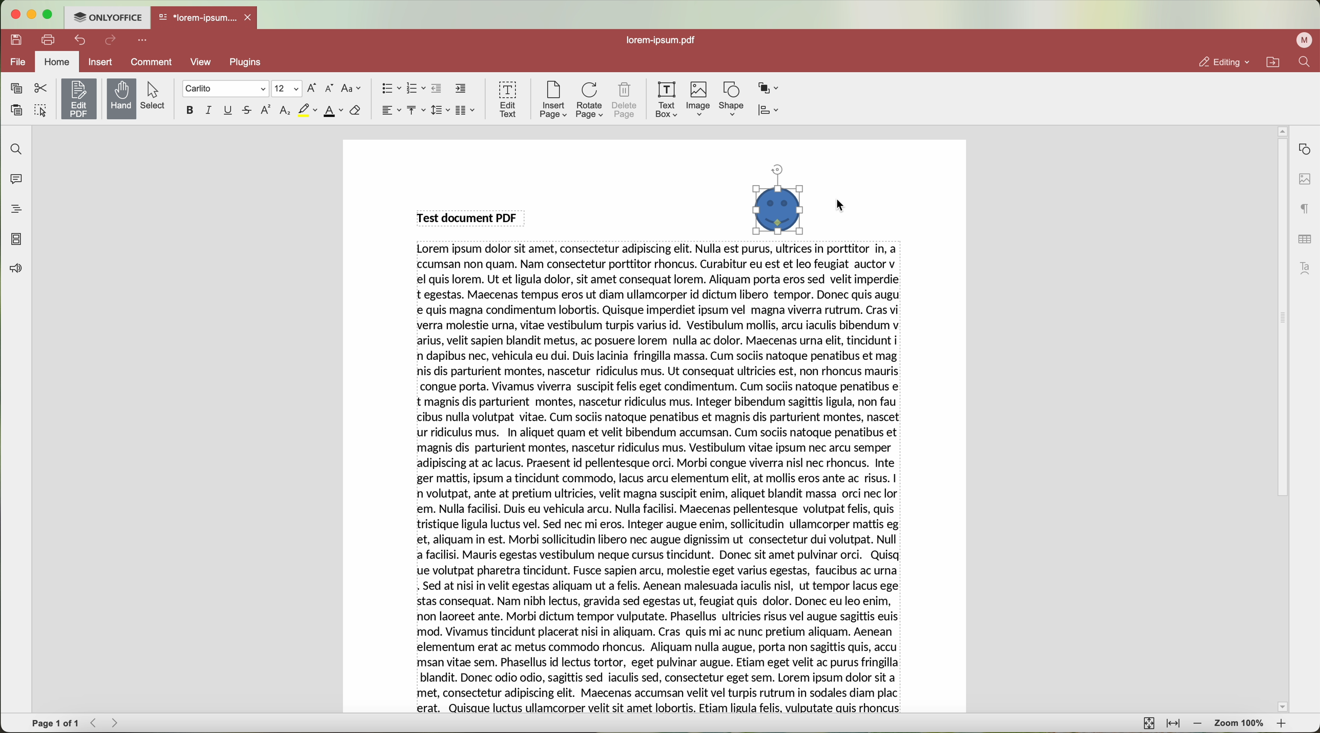  Describe the element at coordinates (42, 112) in the screenshot. I see `select all` at that location.